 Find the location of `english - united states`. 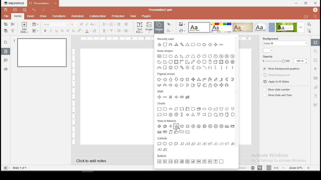

english - united states is located at coordinates (232, 168).